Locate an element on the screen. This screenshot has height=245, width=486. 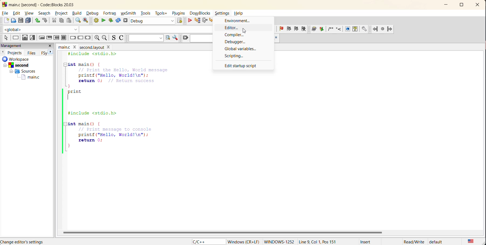
next is located at coordinates (51, 52).